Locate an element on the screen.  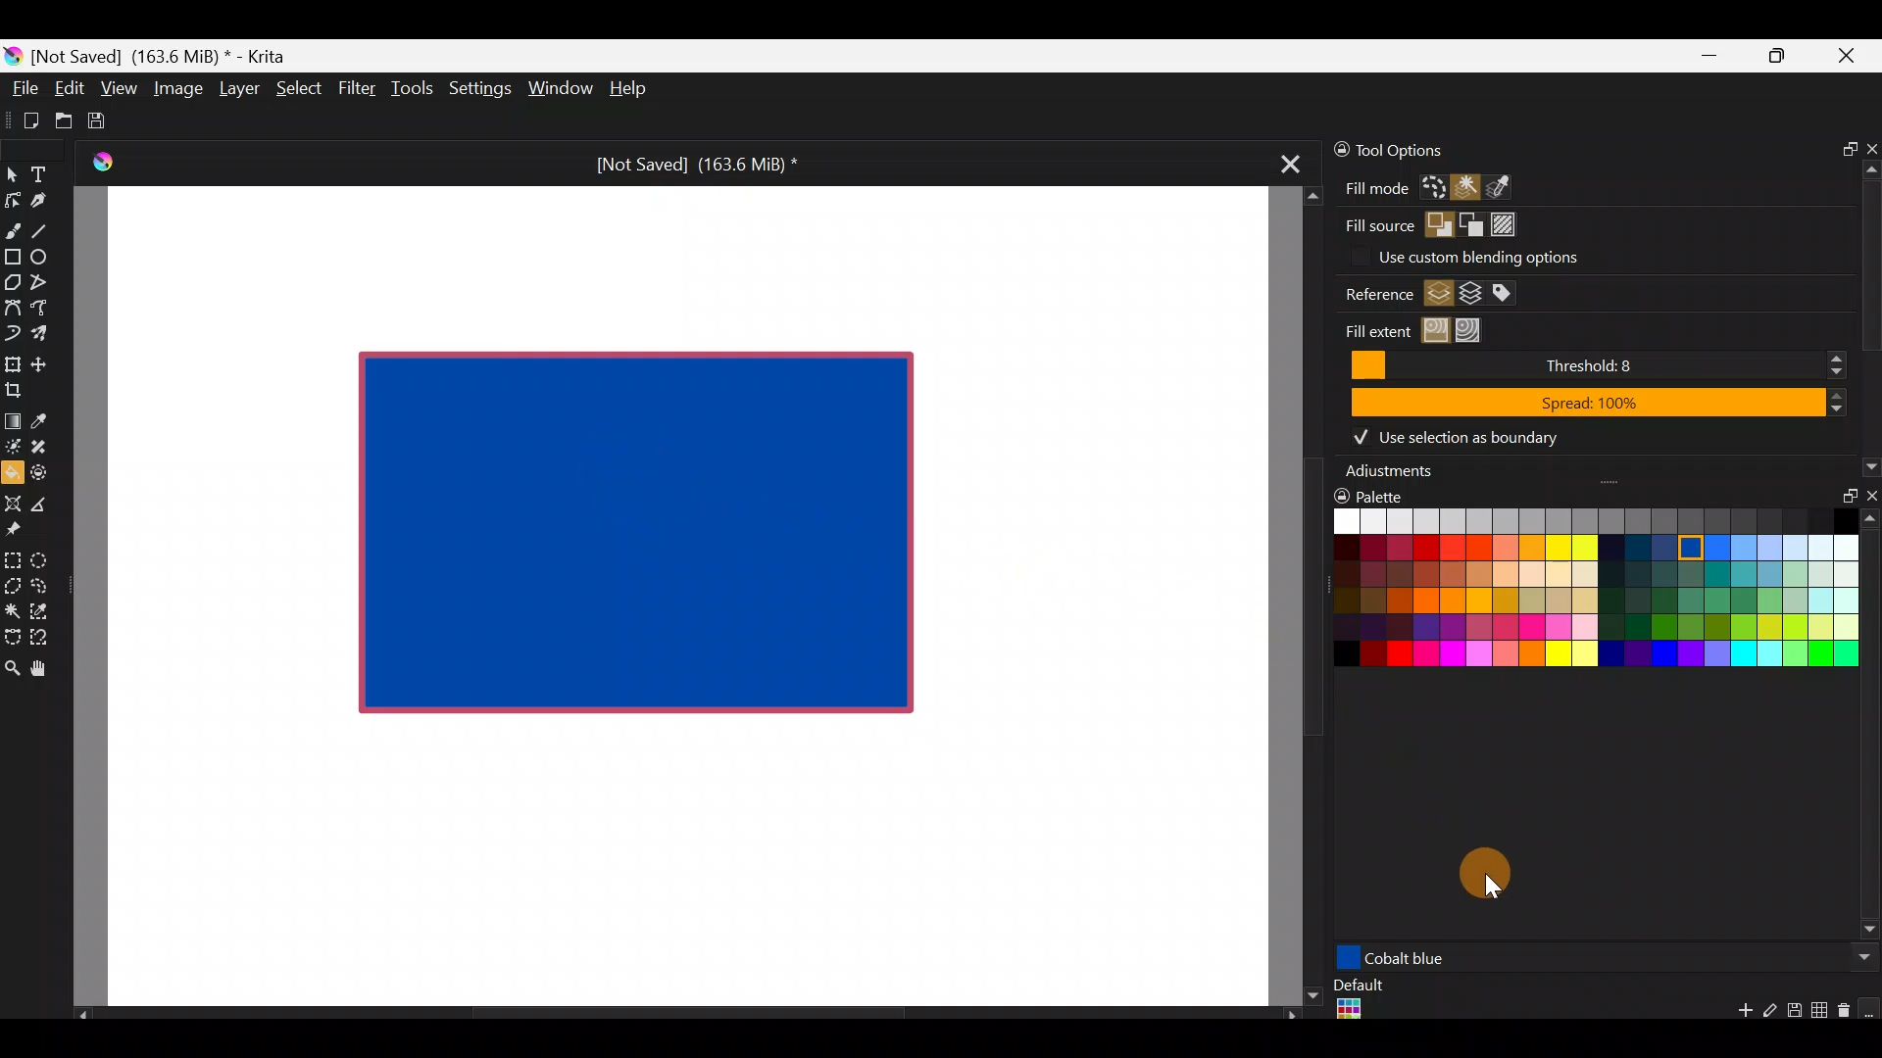
Edit swatch/group is located at coordinates (1770, 1016).